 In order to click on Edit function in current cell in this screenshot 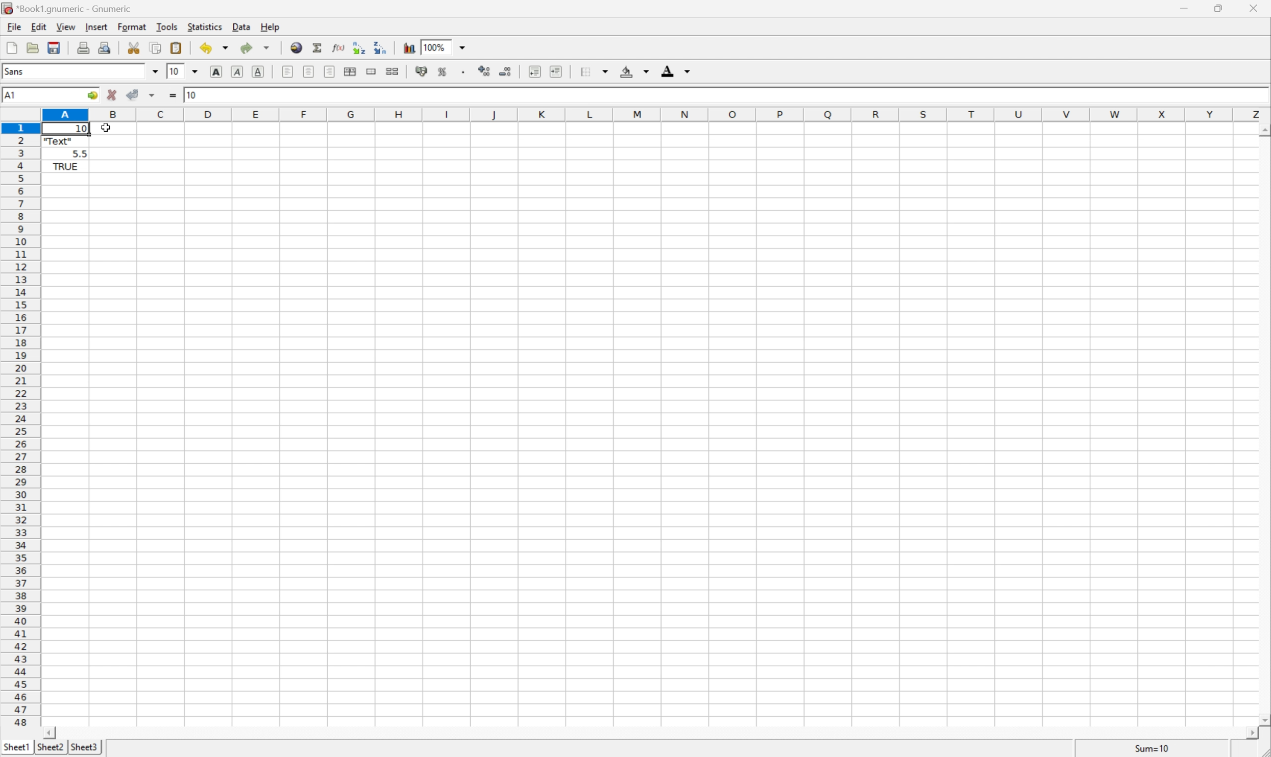, I will do `click(339, 47)`.